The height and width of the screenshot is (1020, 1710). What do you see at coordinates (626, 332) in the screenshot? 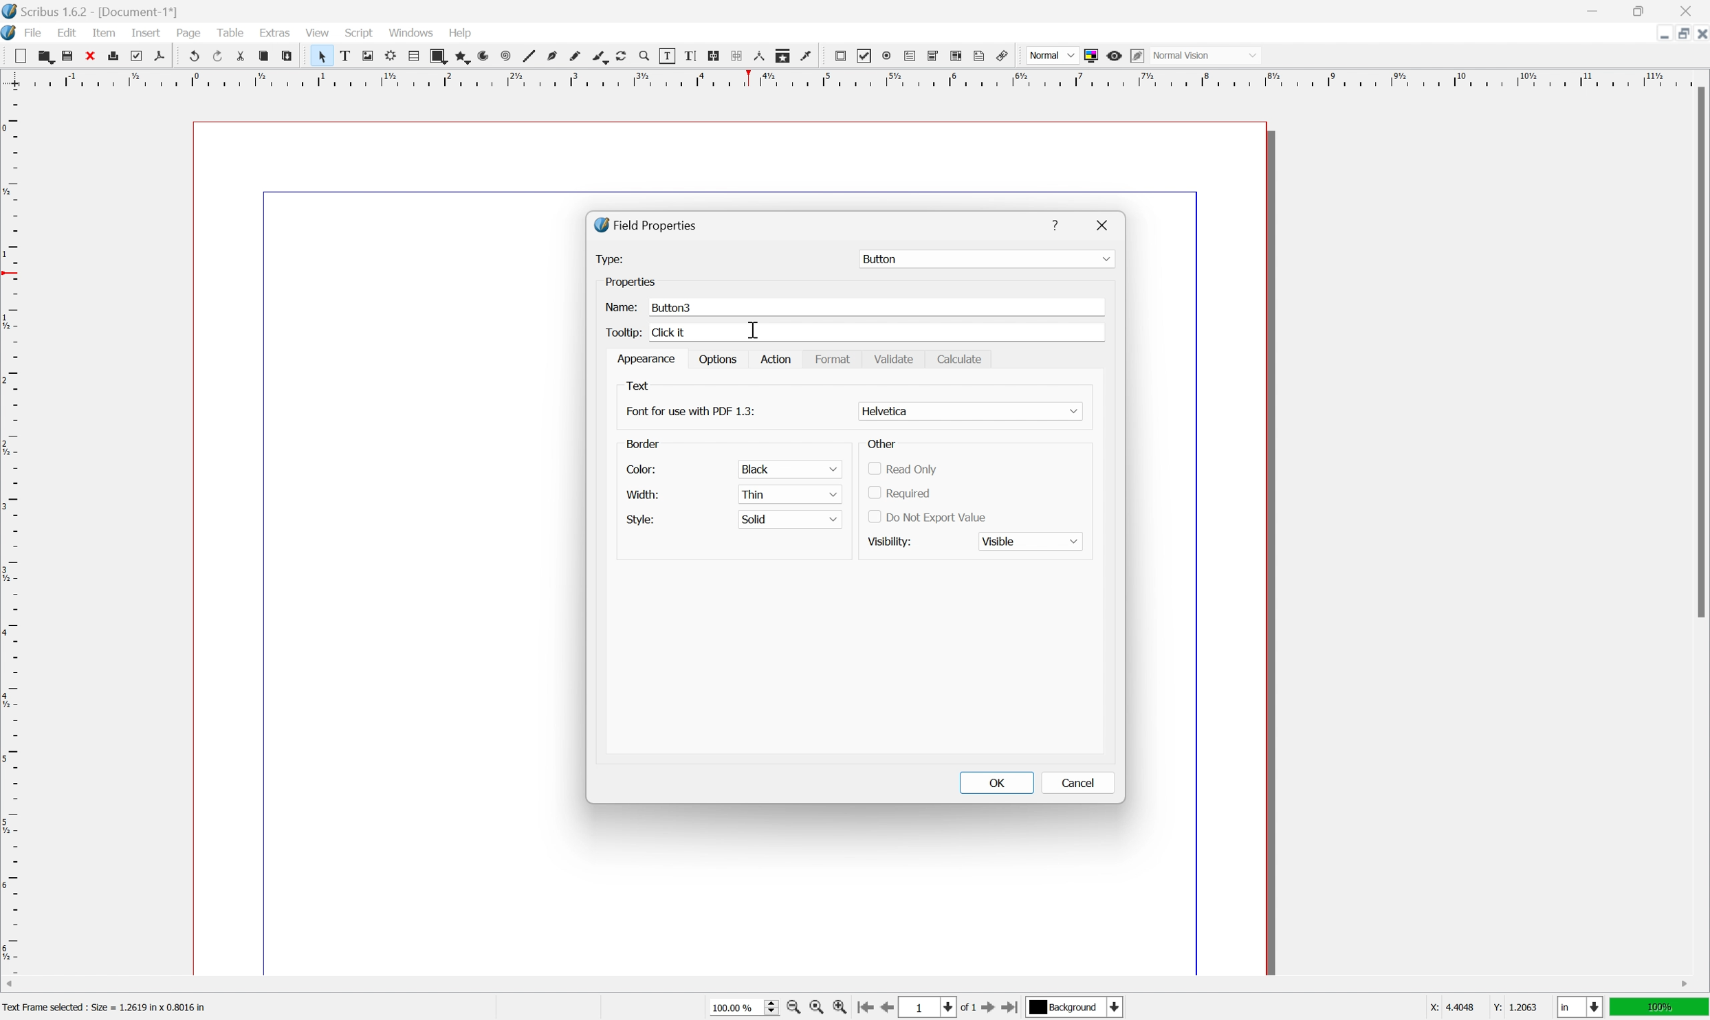
I see `Tooltip` at bounding box center [626, 332].